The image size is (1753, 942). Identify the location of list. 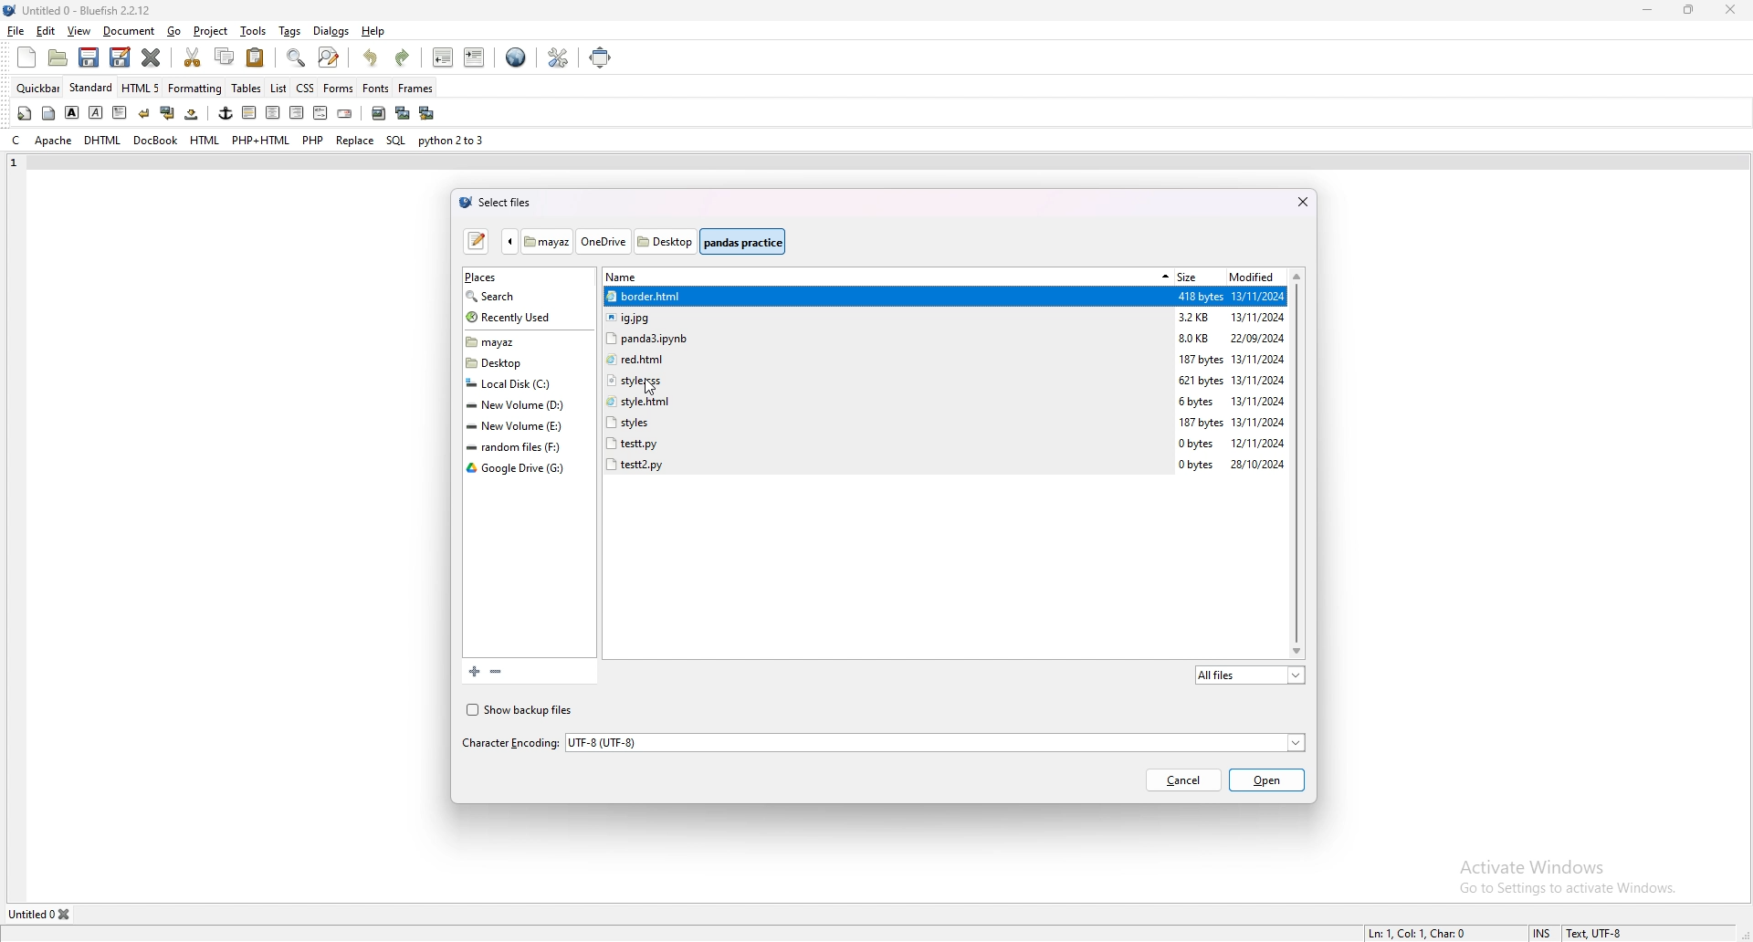
(279, 89).